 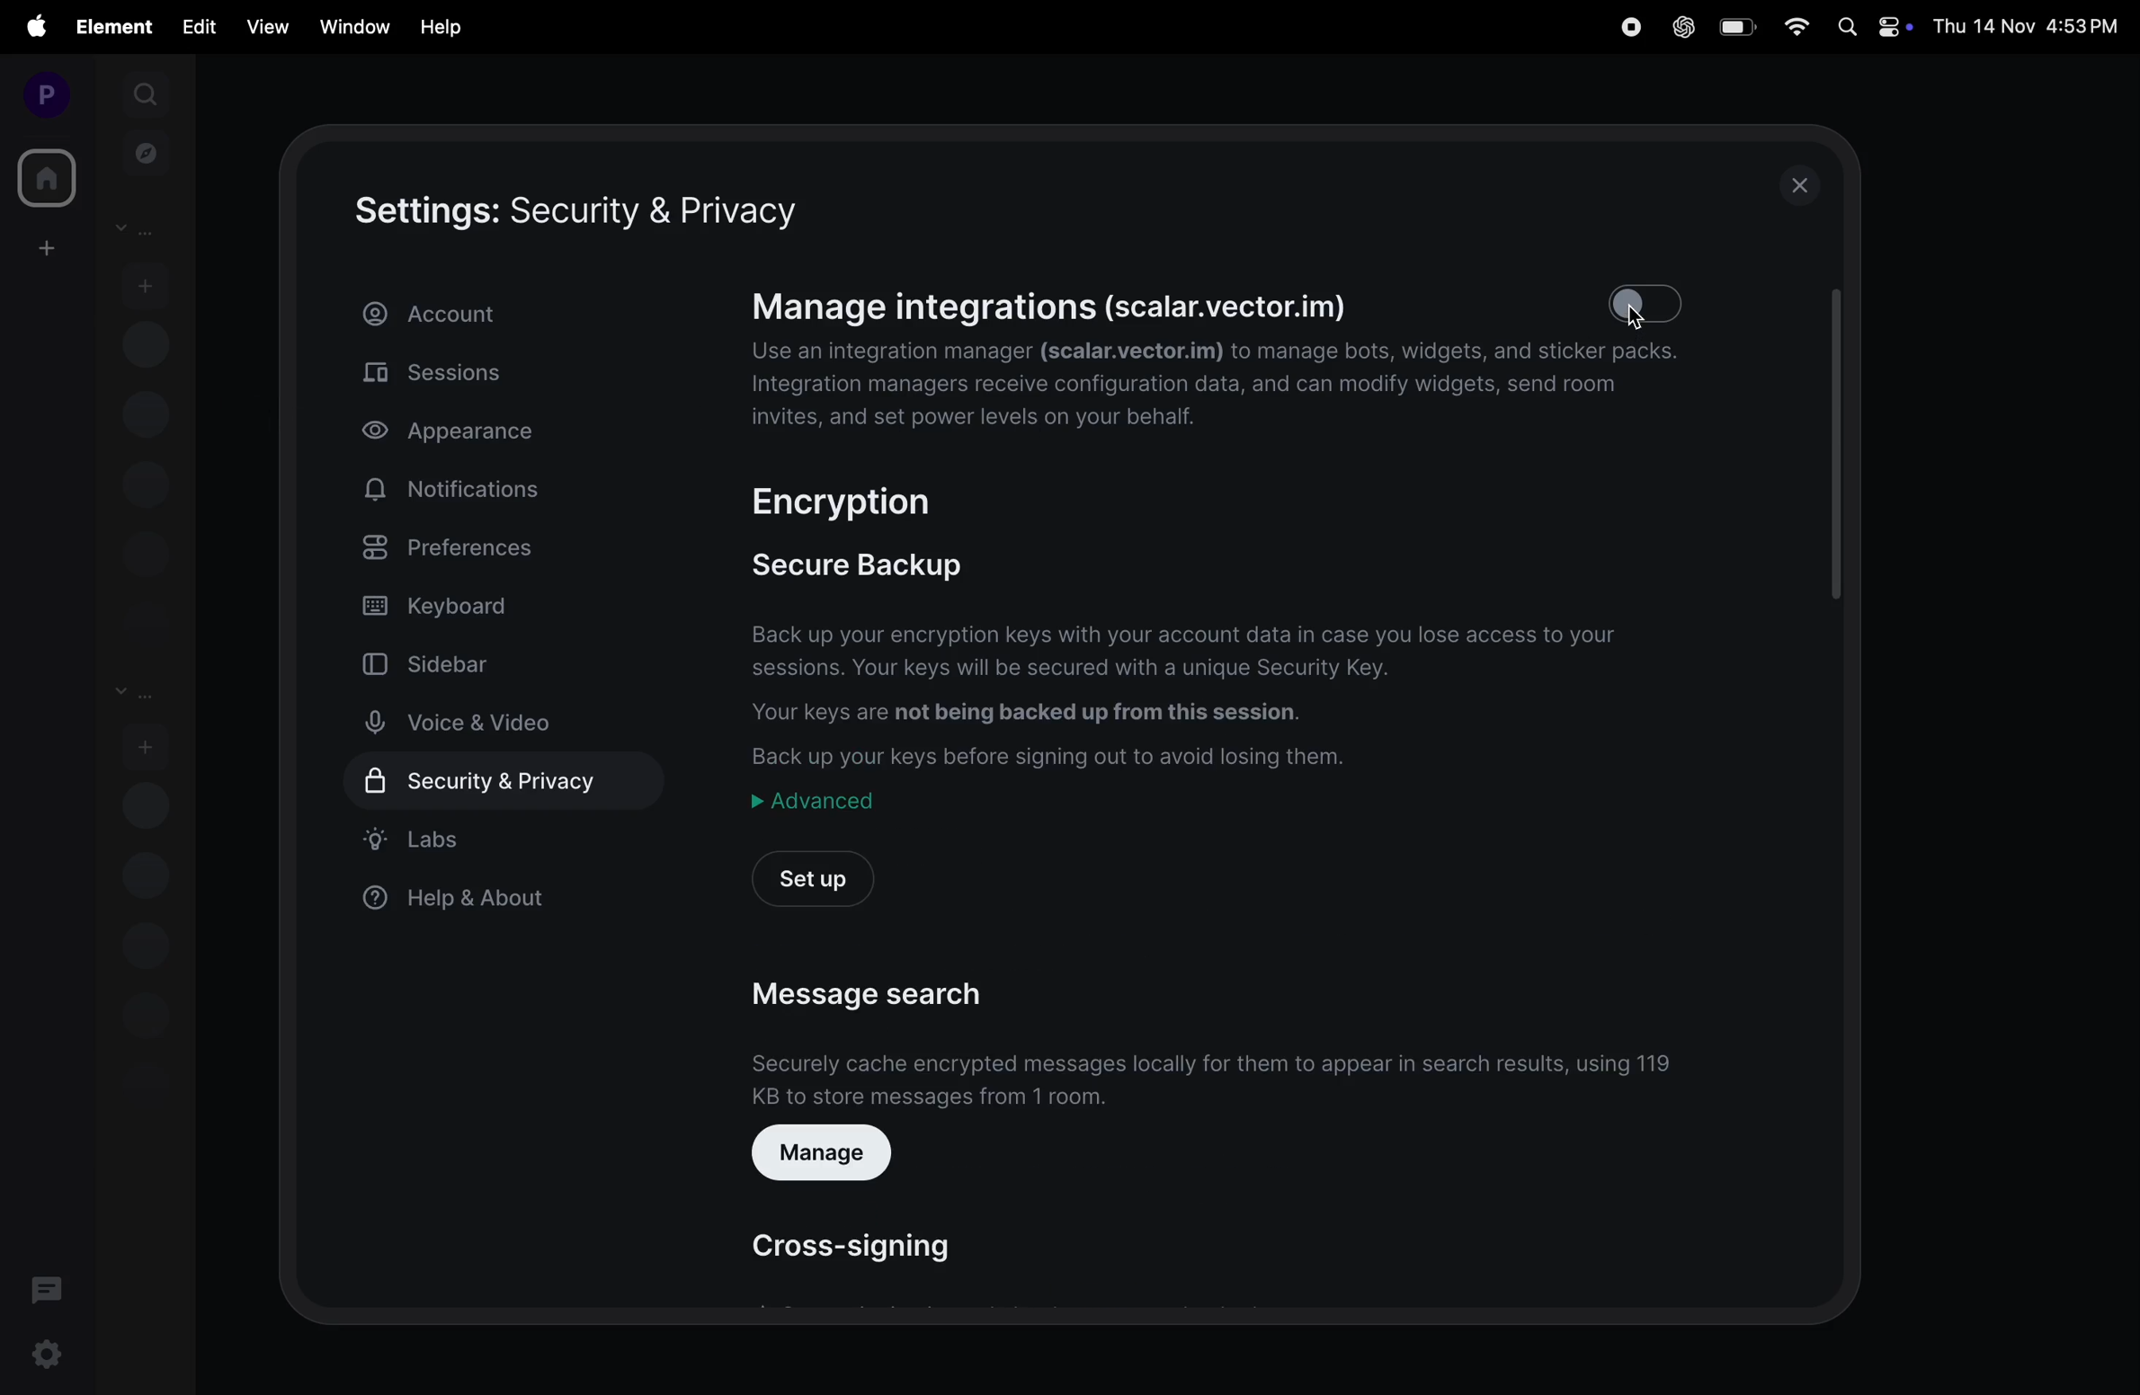 I want to click on edit, so click(x=193, y=30).